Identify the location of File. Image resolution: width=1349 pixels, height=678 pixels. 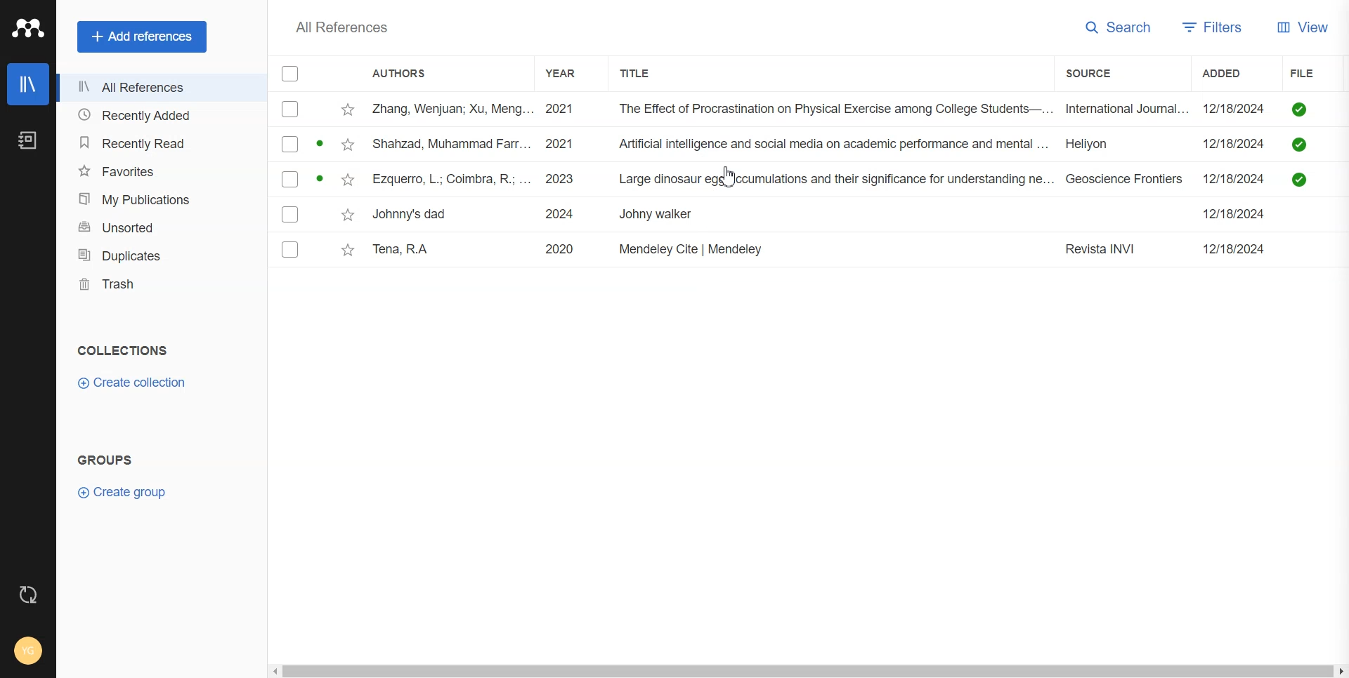
(782, 214).